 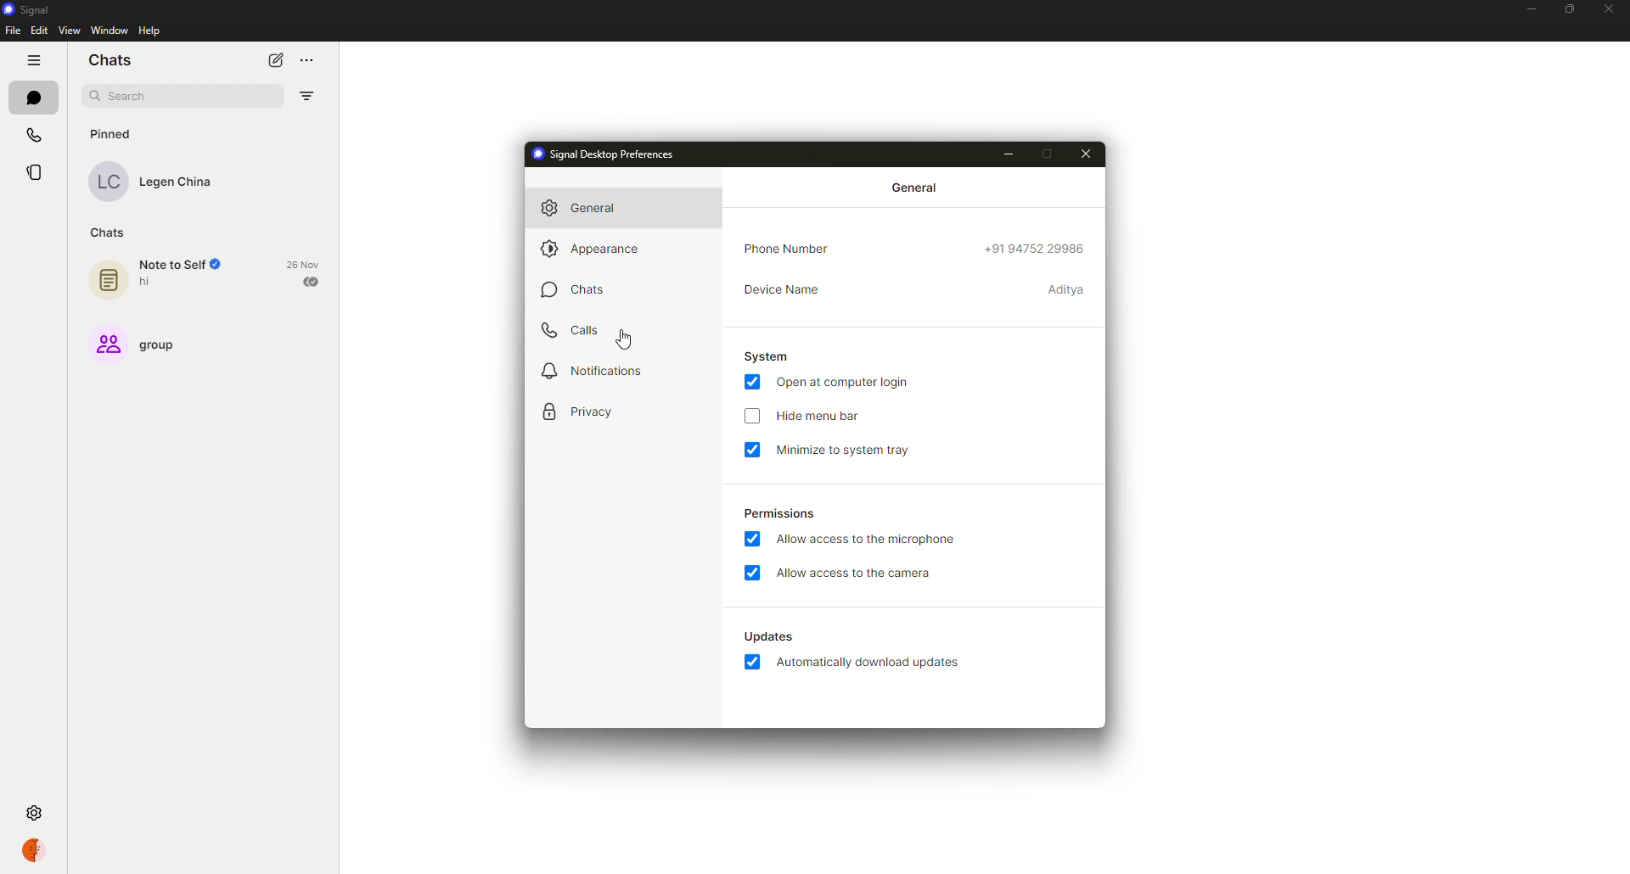 What do you see at coordinates (105, 281) in the screenshot?
I see `Notes` at bounding box center [105, 281].